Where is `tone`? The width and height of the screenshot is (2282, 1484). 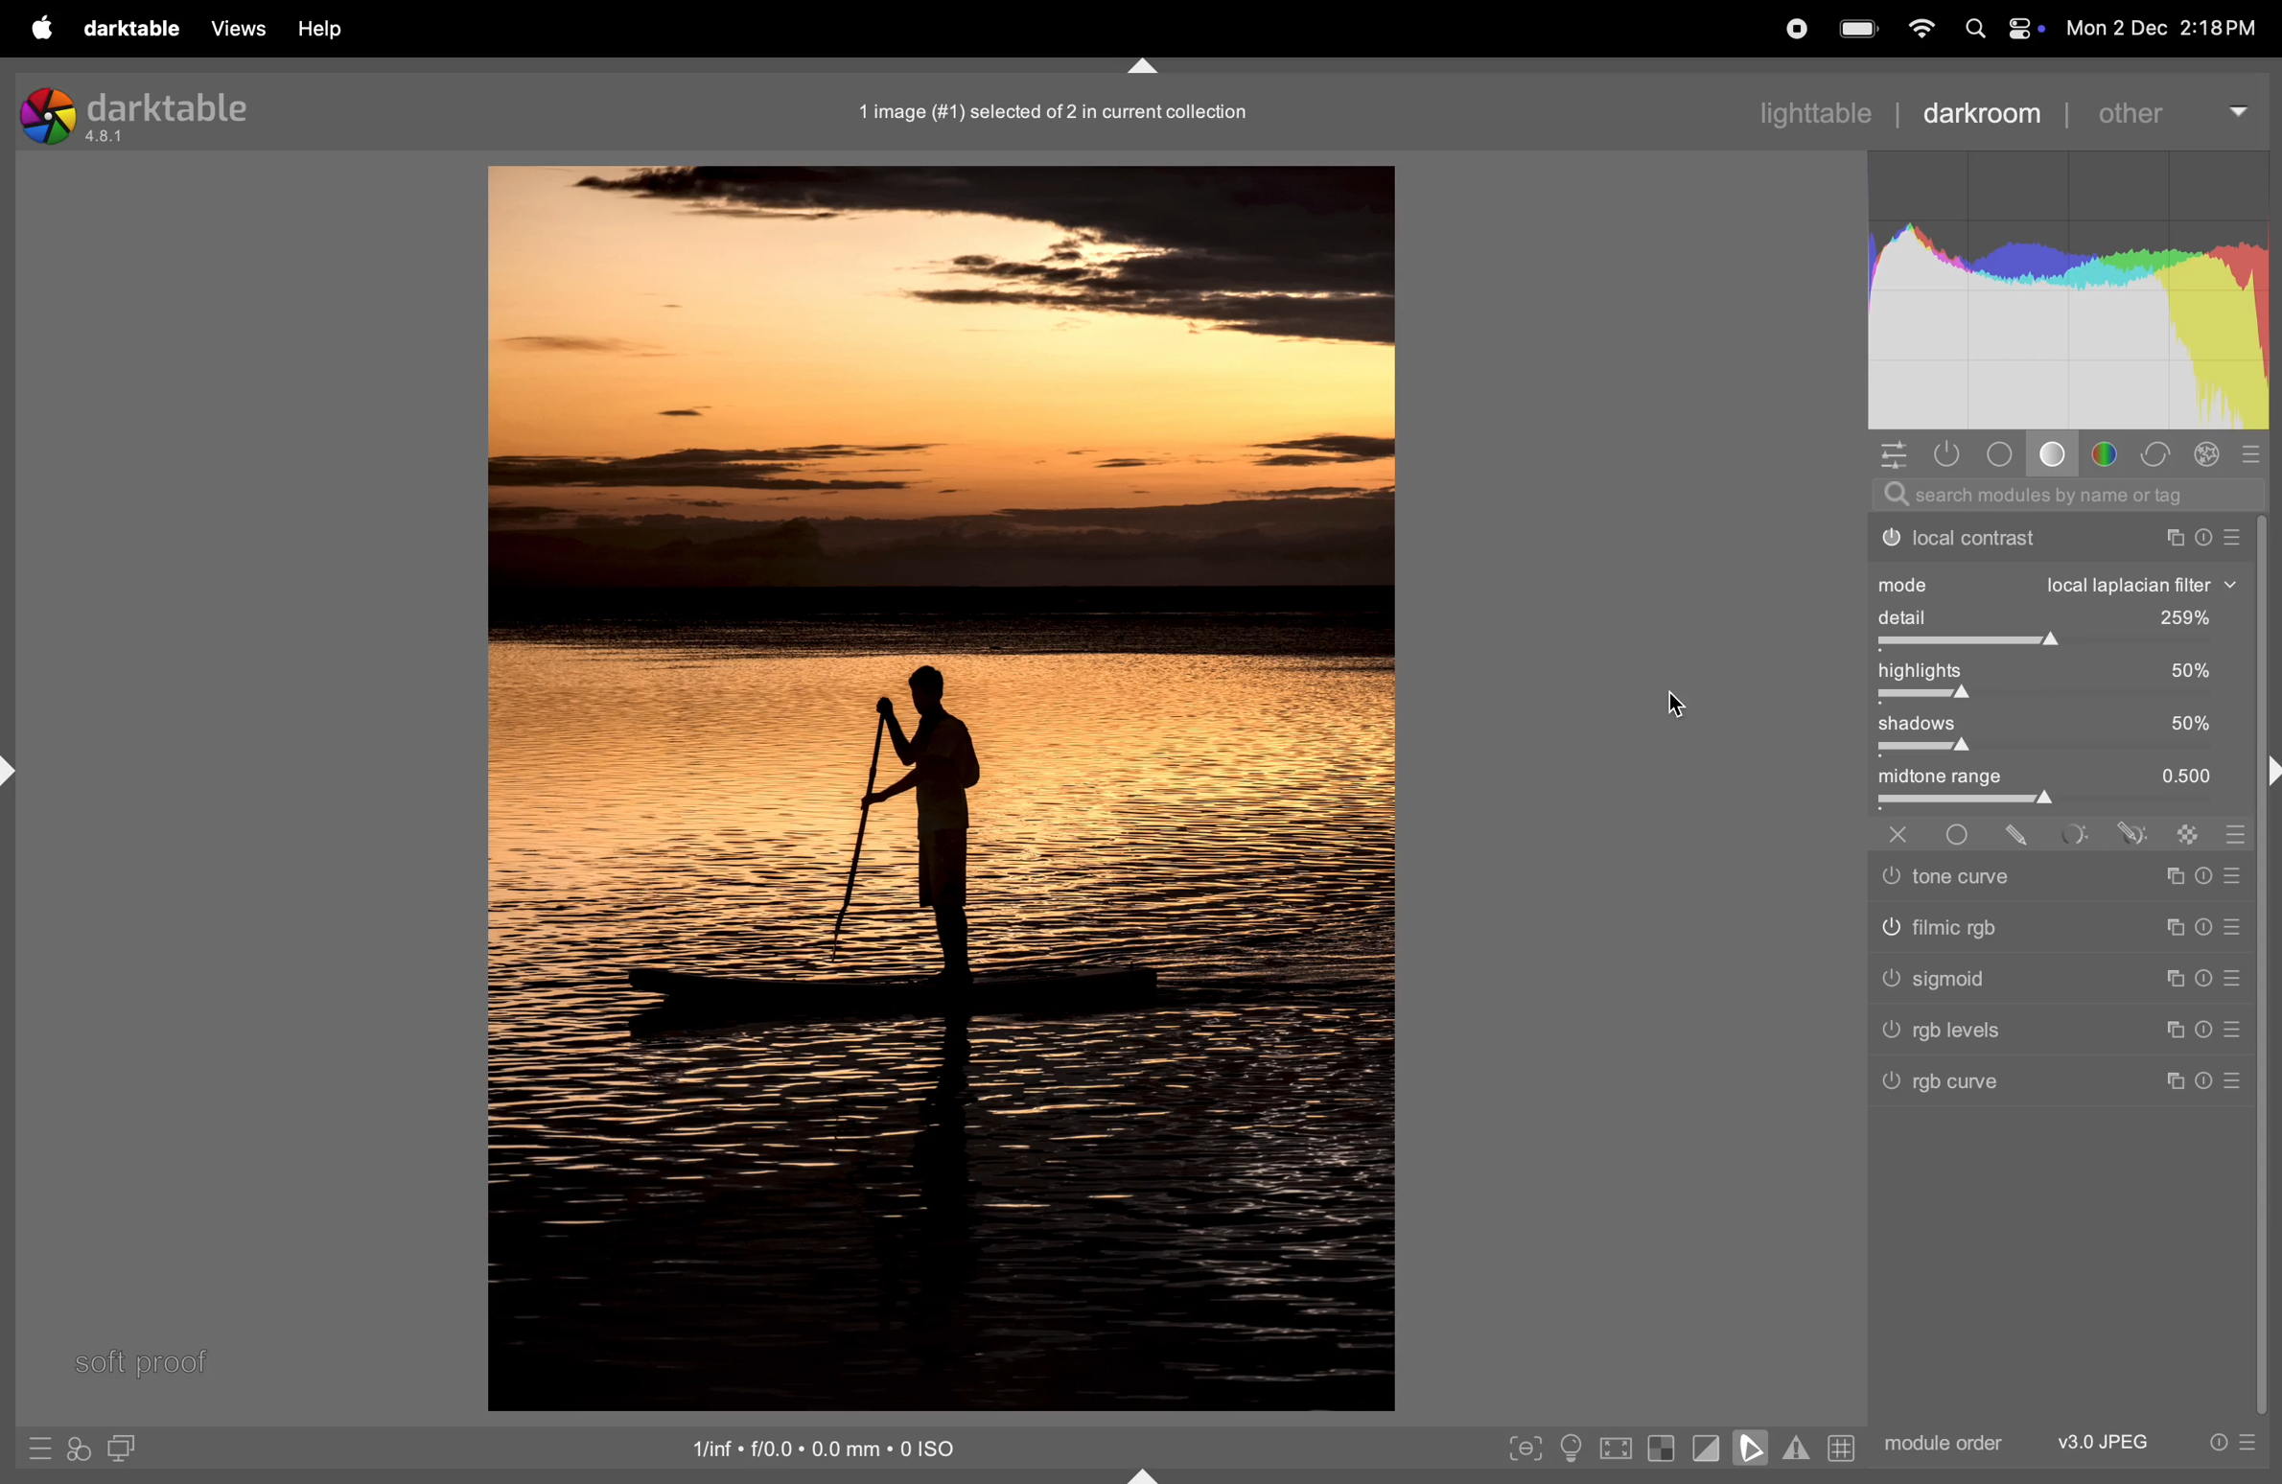 tone is located at coordinates (2052, 453).